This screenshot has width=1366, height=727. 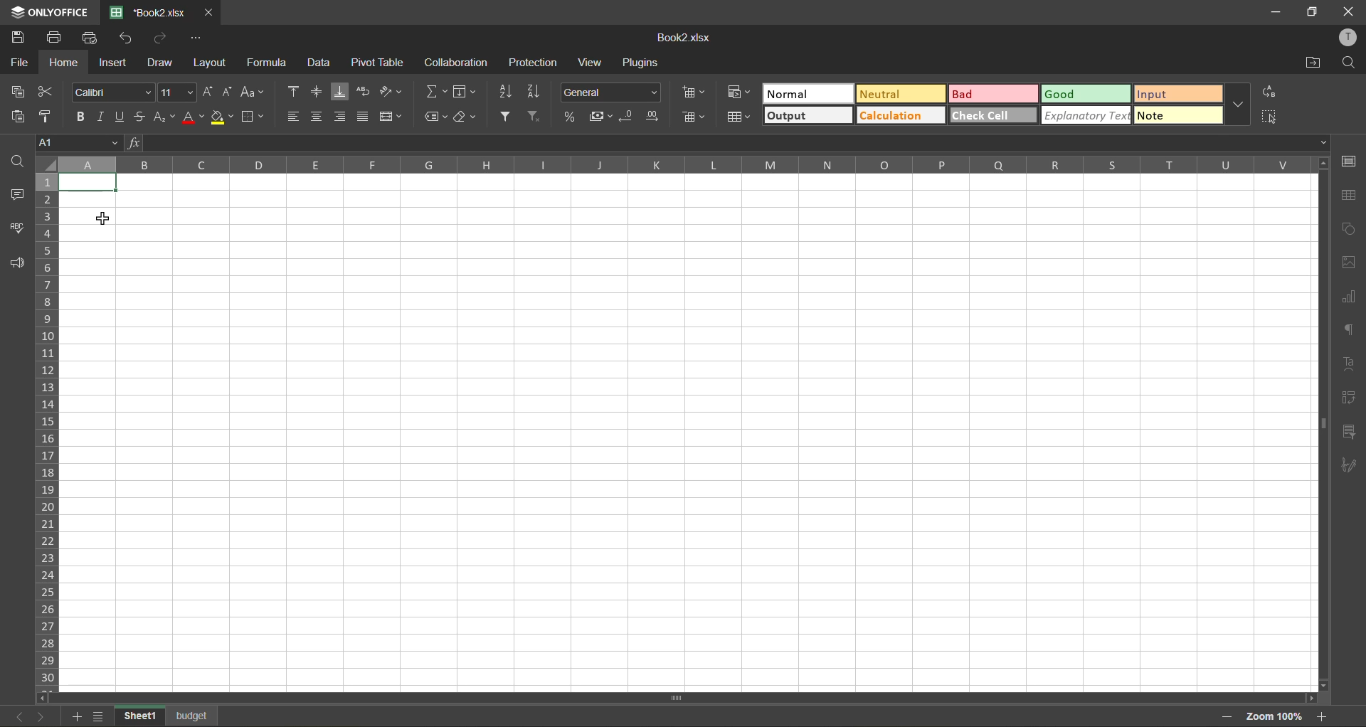 What do you see at coordinates (192, 715) in the screenshot?
I see `sheet` at bounding box center [192, 715].